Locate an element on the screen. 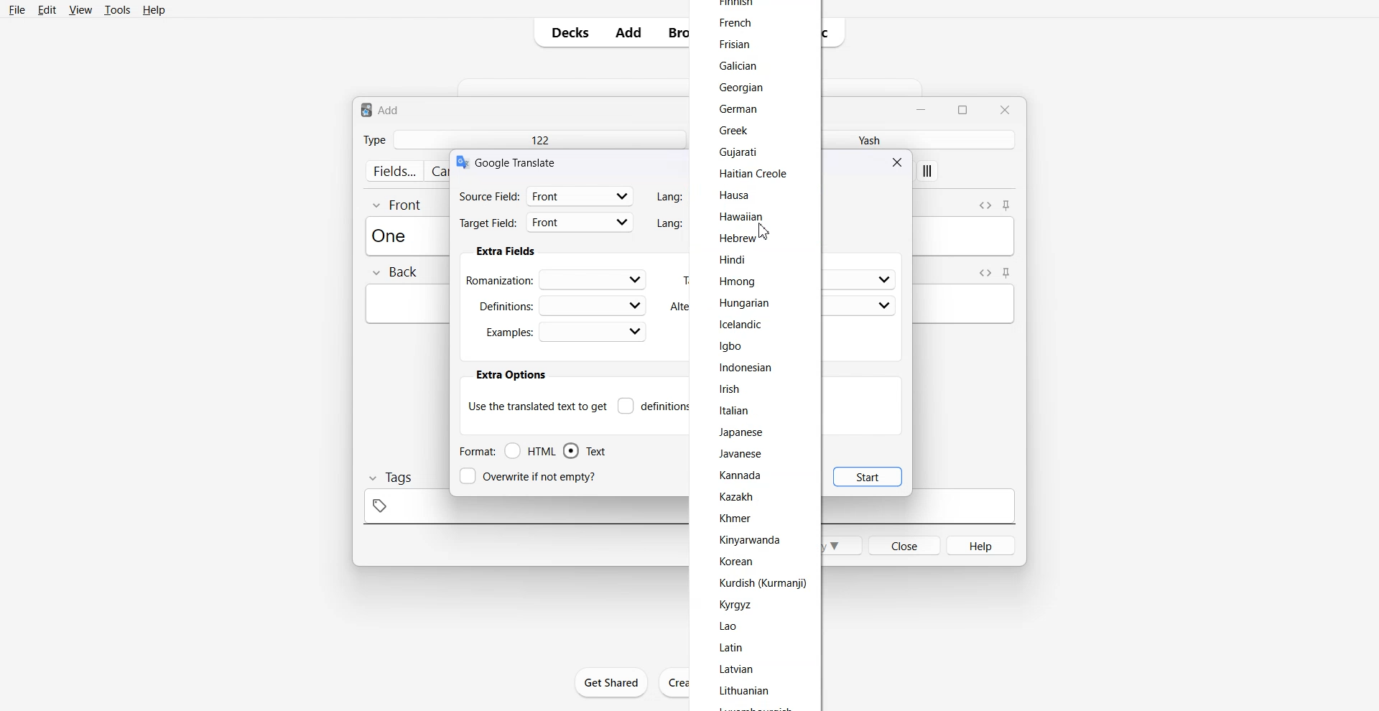  Tags is located at coordinates (389, 478).